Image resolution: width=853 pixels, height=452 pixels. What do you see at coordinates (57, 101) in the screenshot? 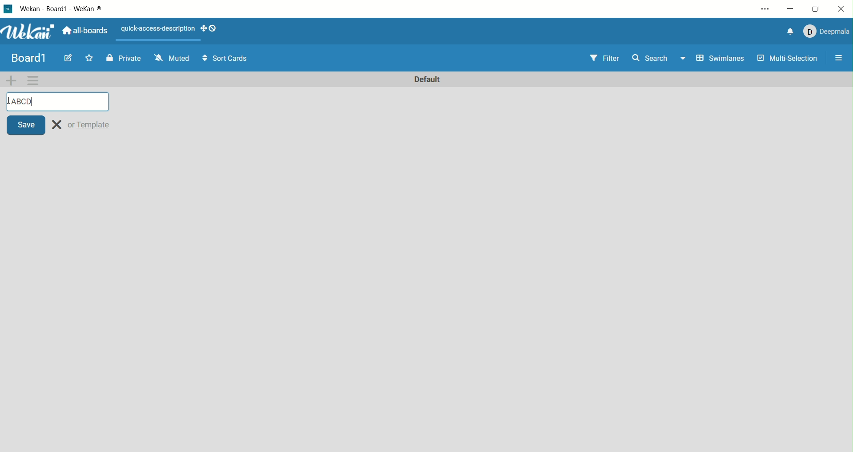
I see `list title` at bounding box center [57, 101].